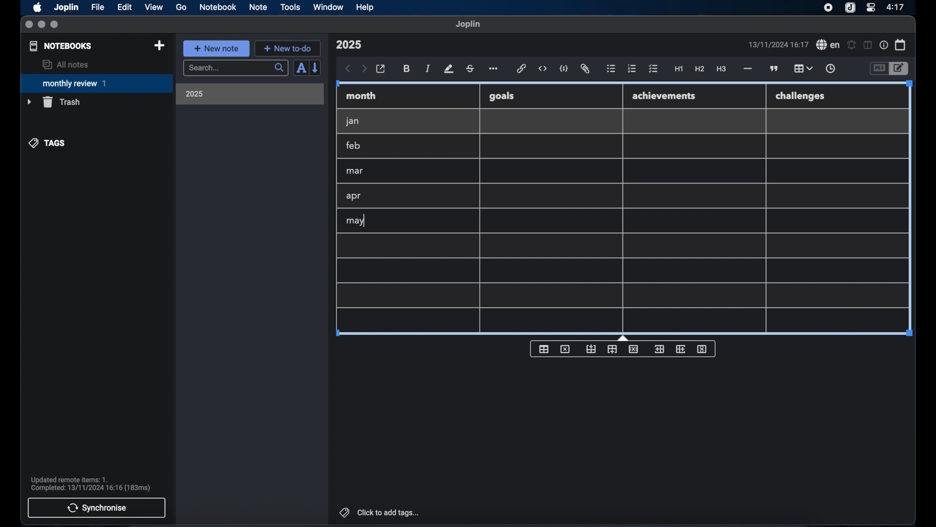 Image resolution: width=936 pixels, height=527 pixels. I want to click on note properties, so click(884, 45).